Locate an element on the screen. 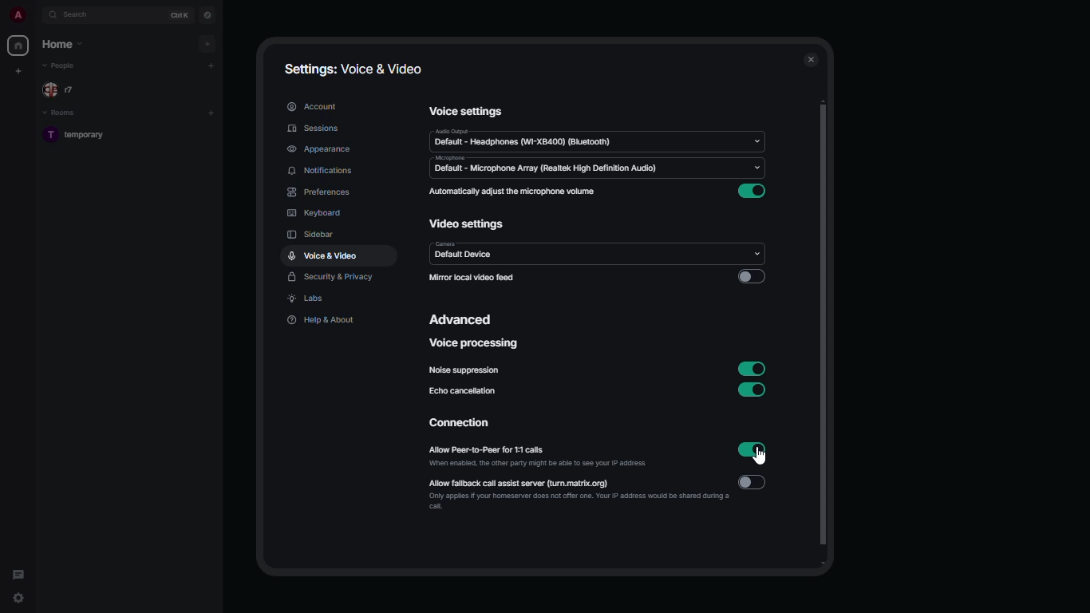 This screenshot has width=1090, height=613. quick settings is located at coordinates (18, 598).